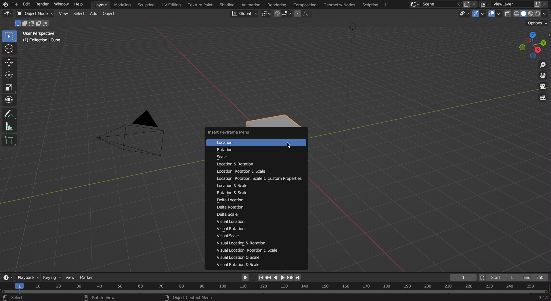 The height and width of the screenshot is (301, 551). What do you see at coordinates (109, 13) in the screenshot?
I see `Object` at bounding box center [109, 13].